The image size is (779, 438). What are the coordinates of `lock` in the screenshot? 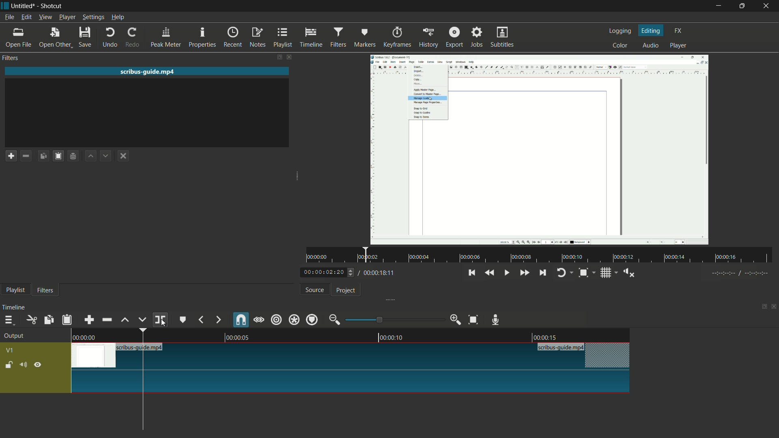 It's located at (9, 365).